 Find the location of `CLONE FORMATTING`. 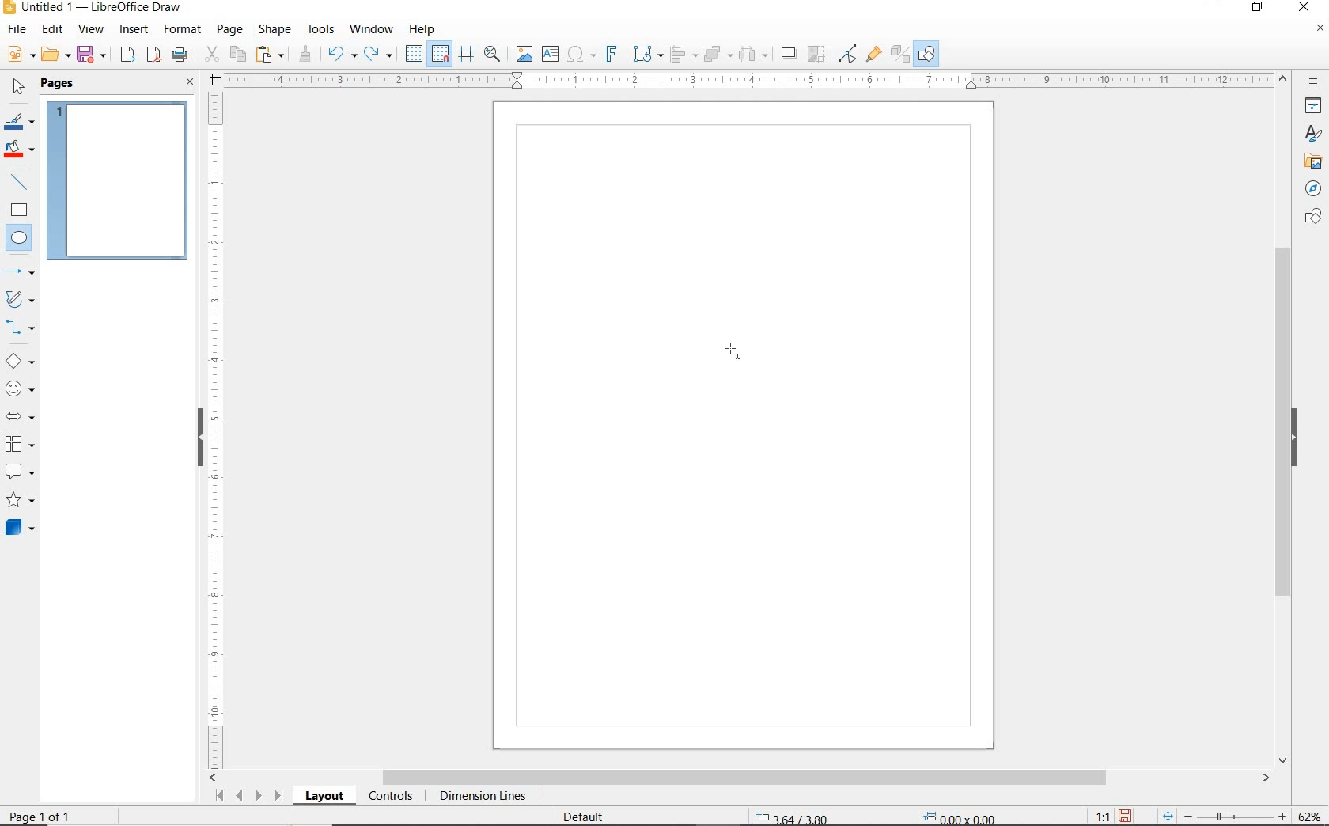

CLONE FORMATTING is located at coordinates (305, 54).